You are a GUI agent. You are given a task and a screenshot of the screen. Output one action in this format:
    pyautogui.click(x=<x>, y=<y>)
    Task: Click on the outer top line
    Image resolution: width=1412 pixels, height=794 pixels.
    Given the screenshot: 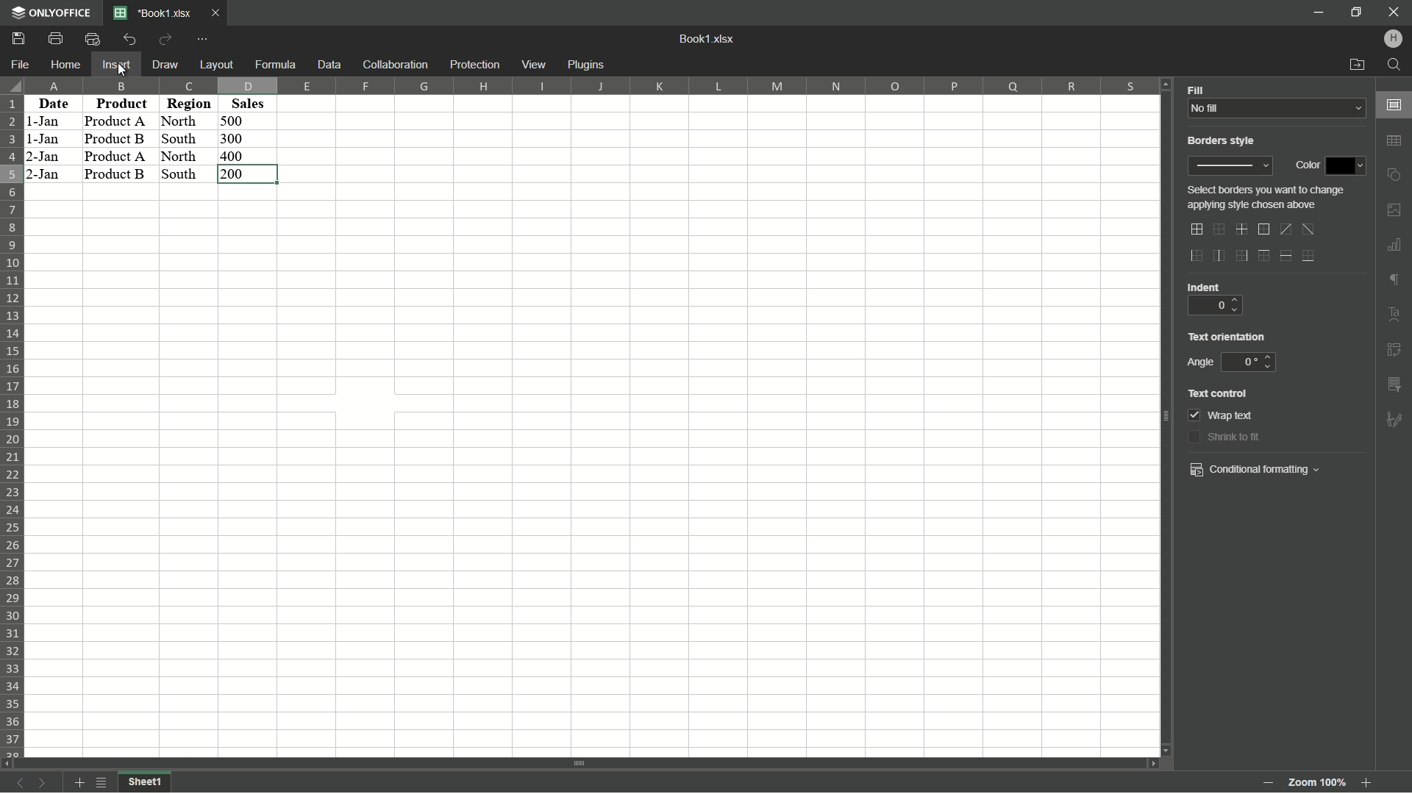 What is the action you would take?
    pyautogui.click(x=1262, y=257)
    